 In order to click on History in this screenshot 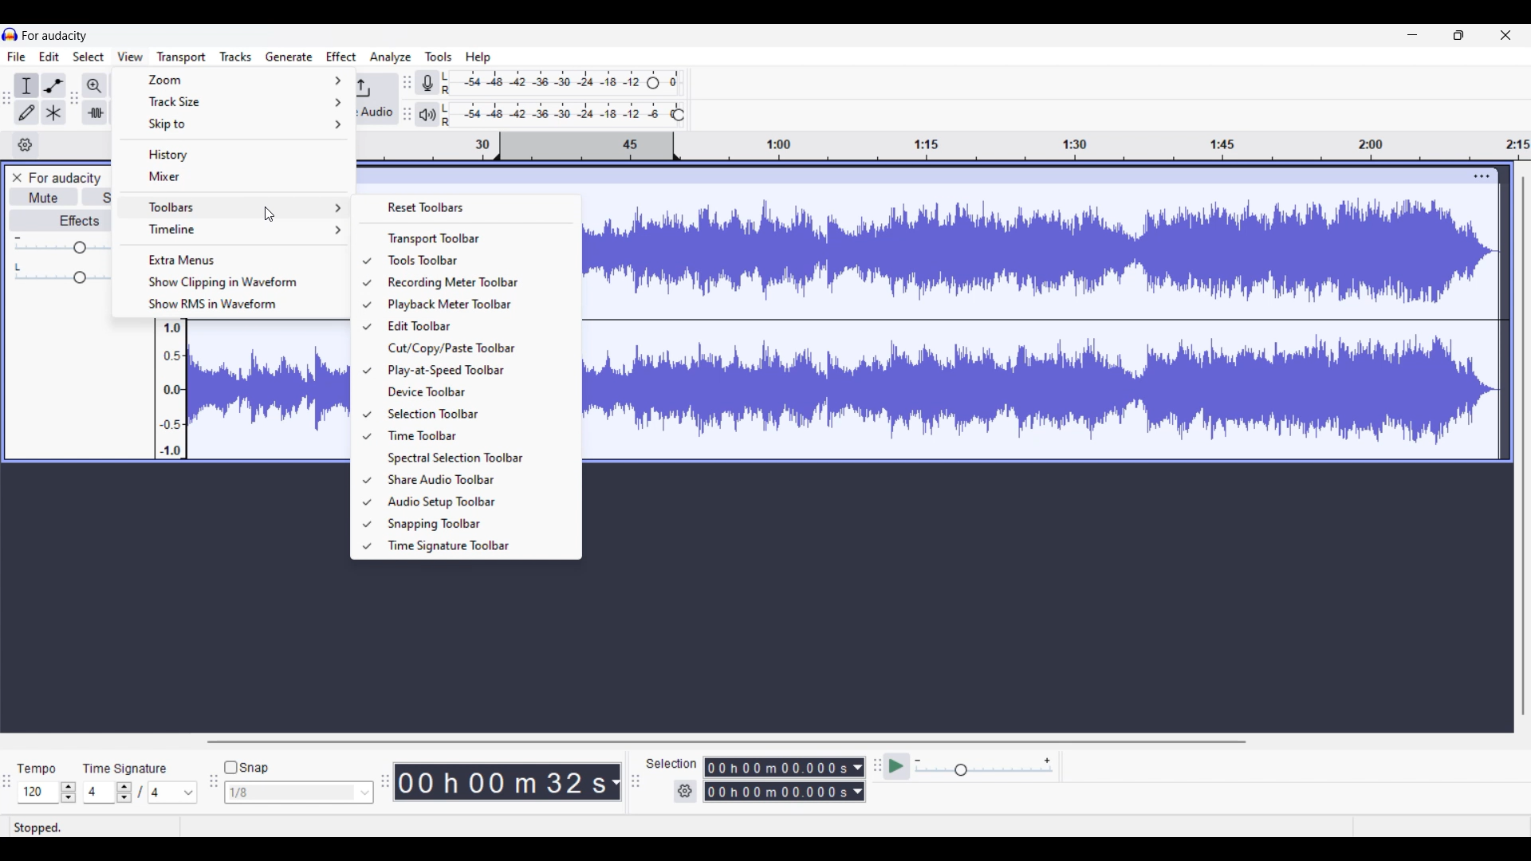, I will do `click(234, 155)`.